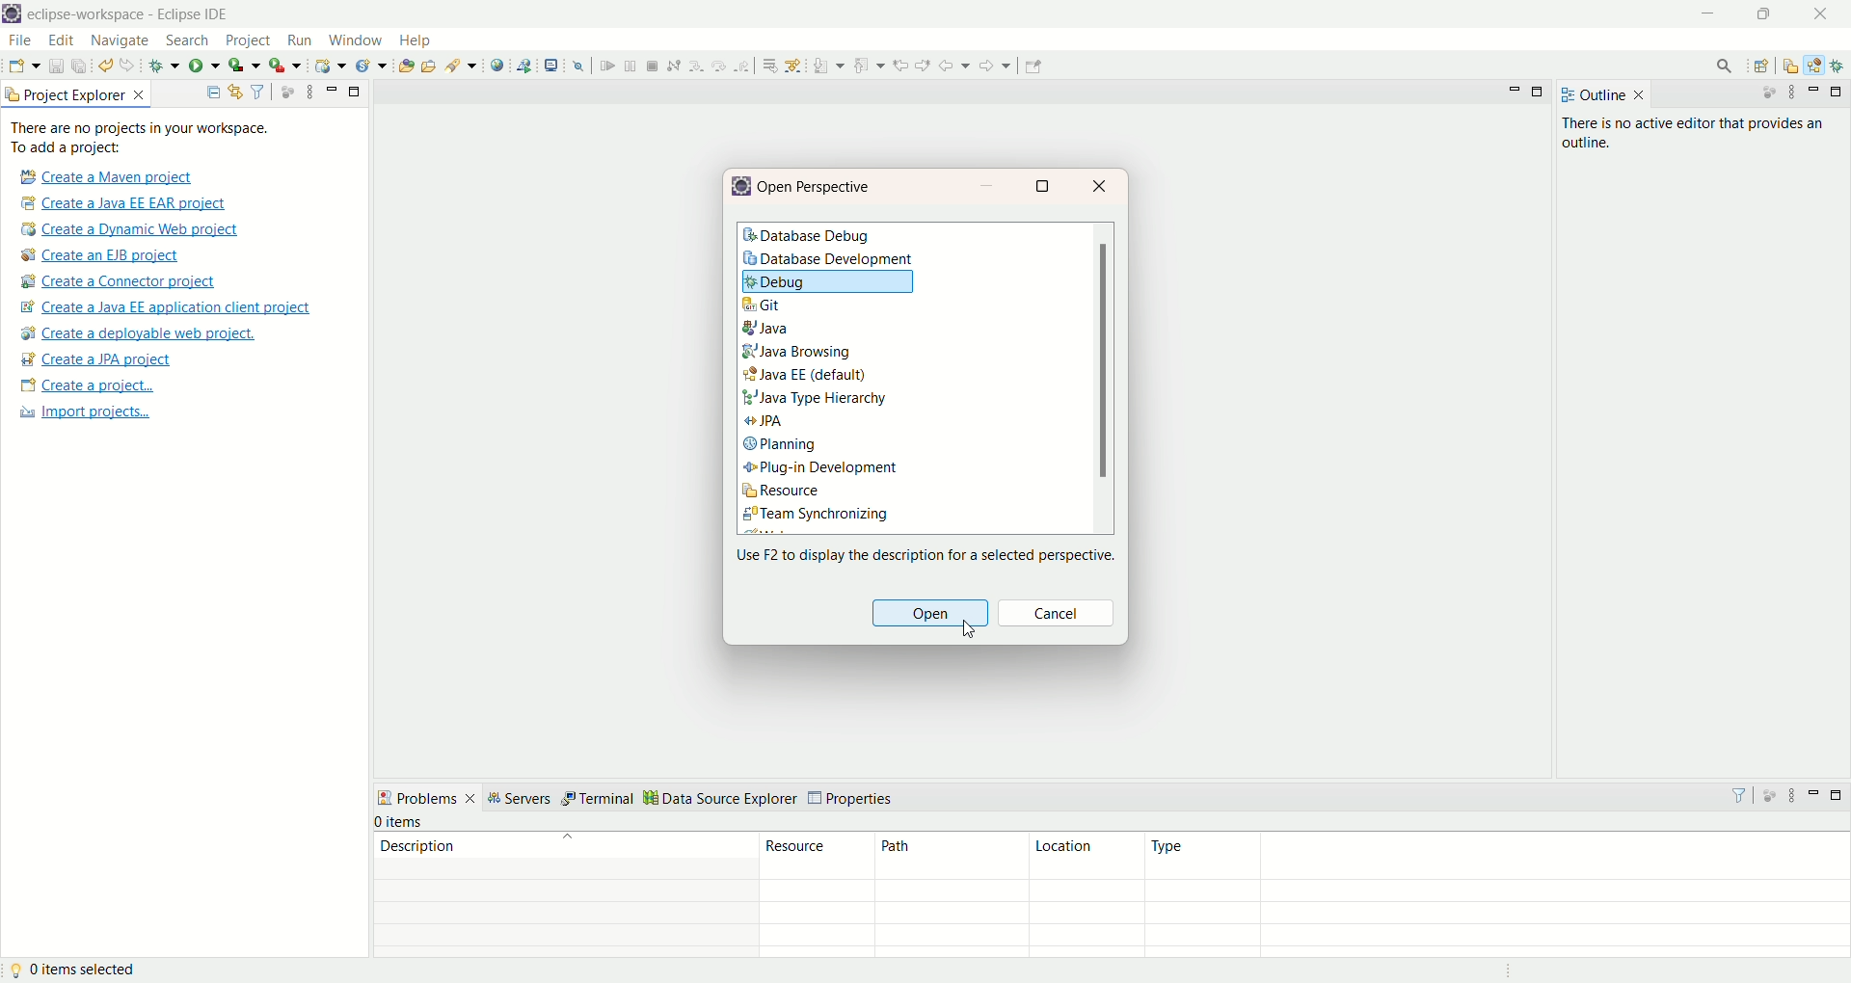 The width and height of the screenshot is (1851, 983). What do you see at coordinates (1791, 795) in the screenshot?
I see `view menu` at bounding box center [1791, 795].